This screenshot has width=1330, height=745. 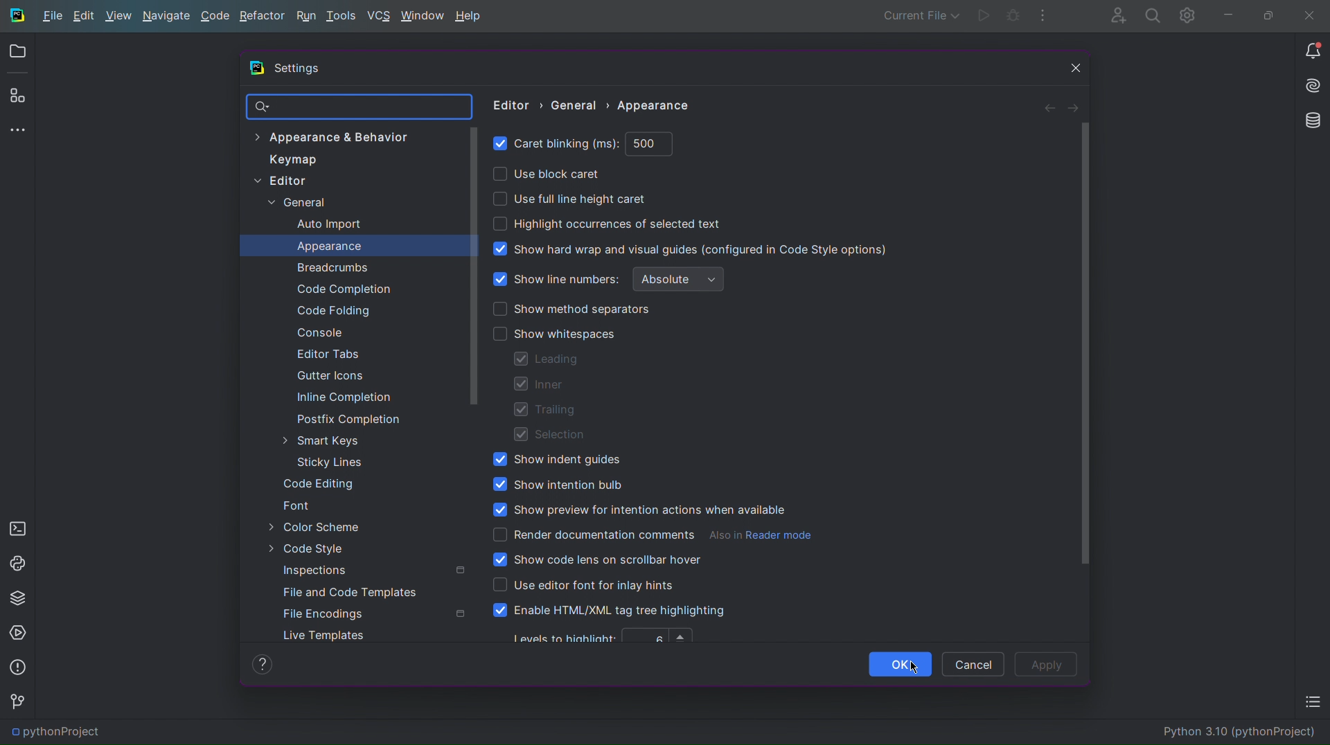 I want to click on Install AI Assistant, so click(x=1311, y=87).